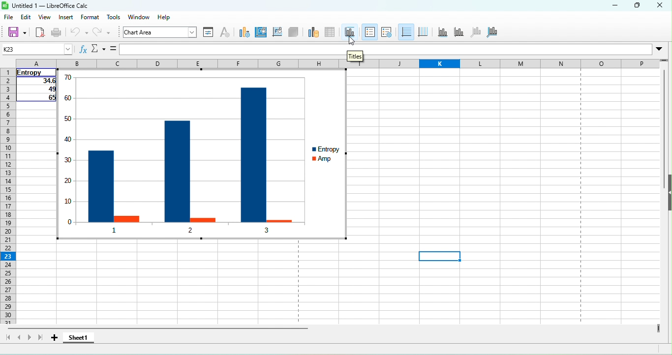 This screenshot has width=672, height=355. What do you see at coordinates (278, 34) in the screenshot?
I see `chart wall` at bounding box center [278, 34].